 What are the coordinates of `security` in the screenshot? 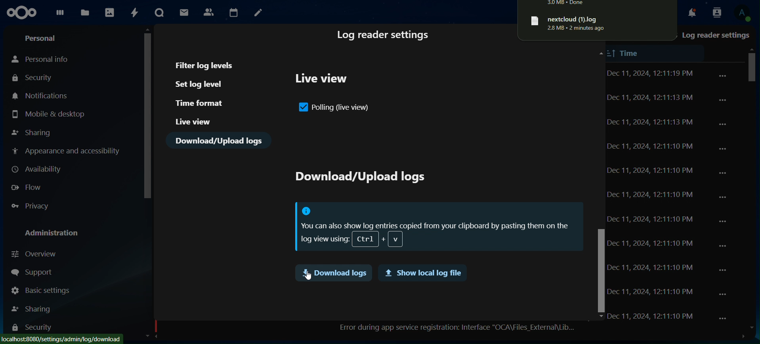 It's located at (31, 329).